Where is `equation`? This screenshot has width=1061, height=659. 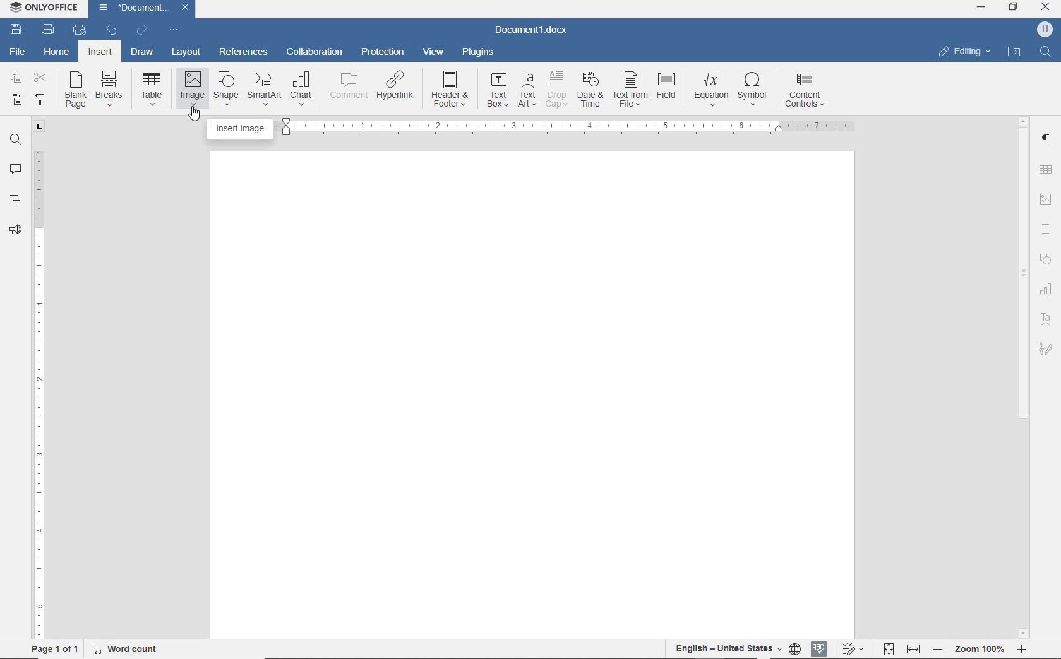
equation is located at coordinates (710, 88).